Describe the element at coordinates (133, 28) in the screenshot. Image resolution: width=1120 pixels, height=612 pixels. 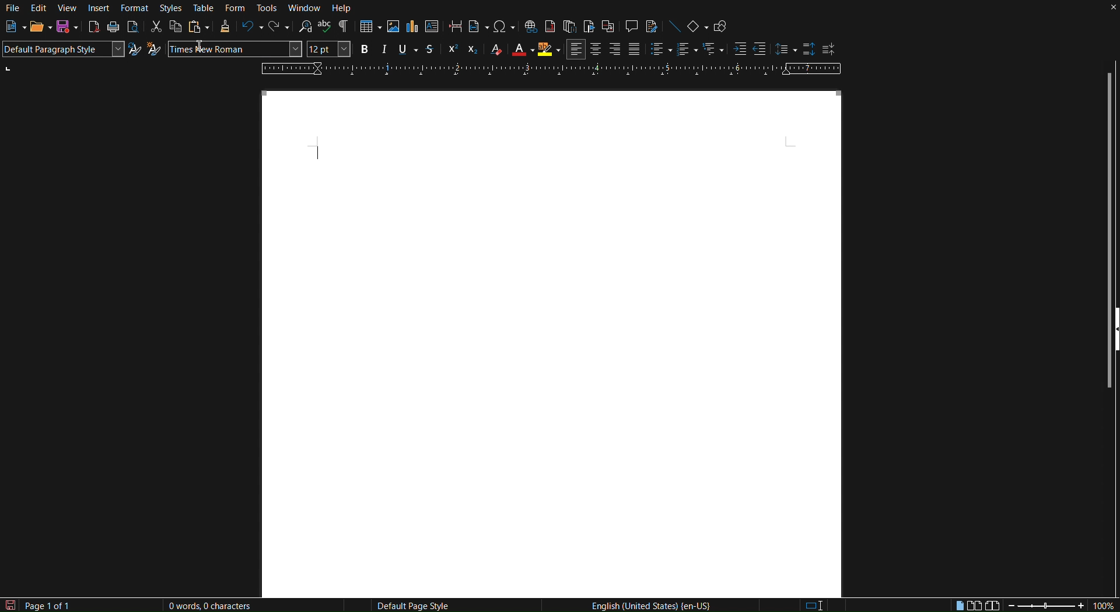
I see `Toggle print preview` at that location.